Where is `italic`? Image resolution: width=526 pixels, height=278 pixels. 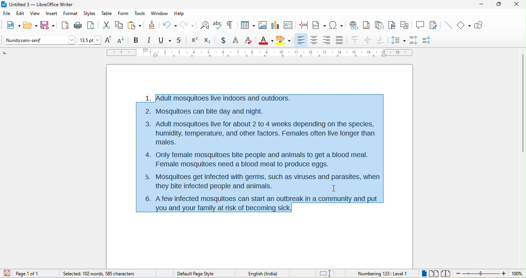
italic is located at coordinates (151, 40).